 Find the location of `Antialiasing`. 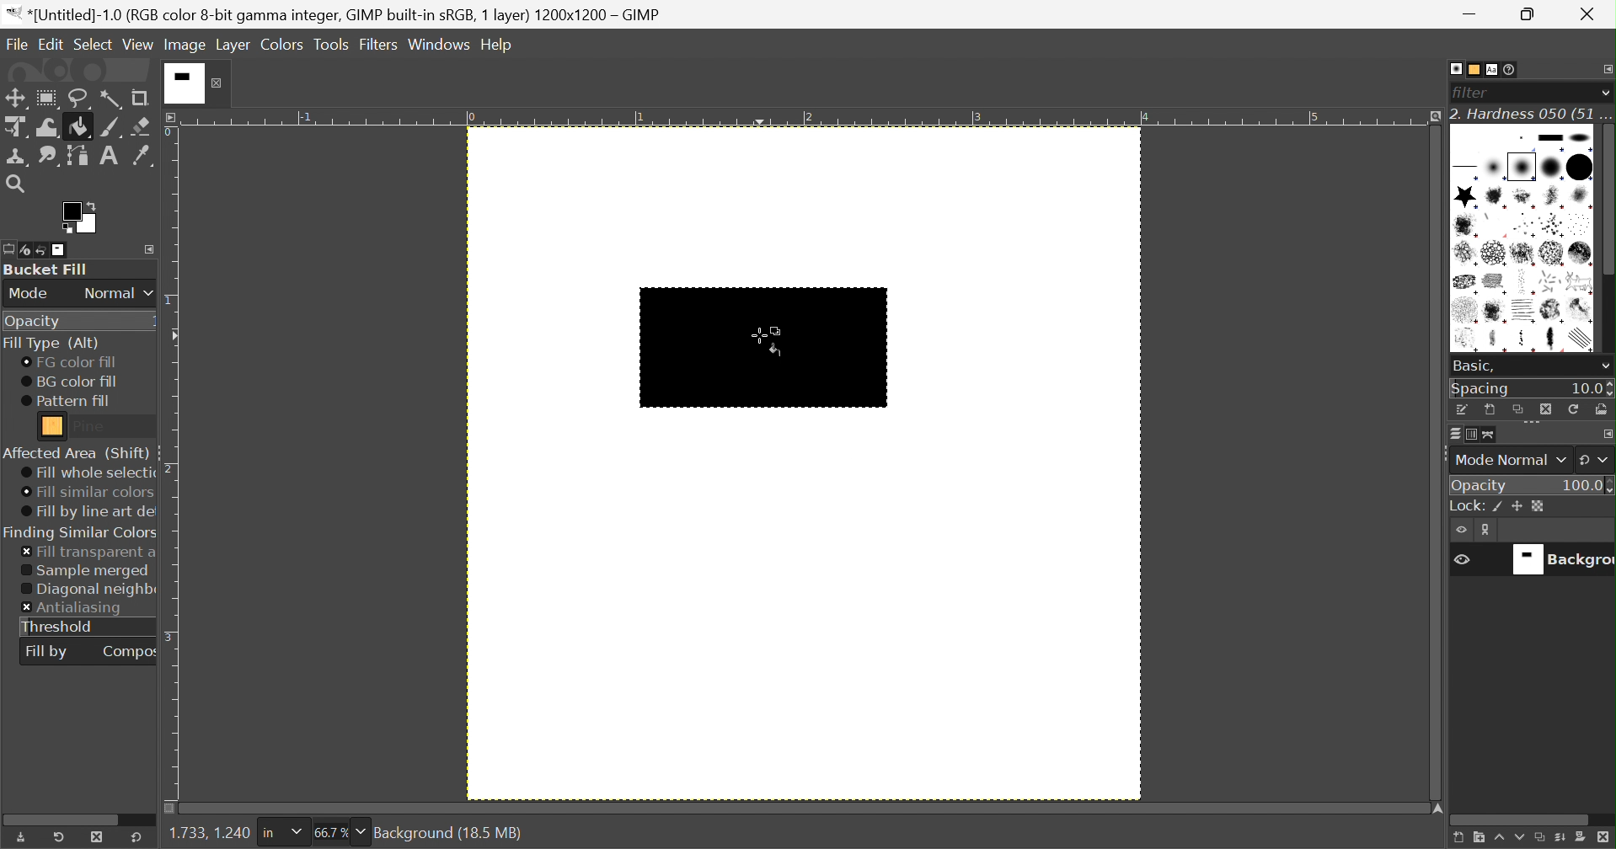

Antialiasing is located at coordinates (73, 609).